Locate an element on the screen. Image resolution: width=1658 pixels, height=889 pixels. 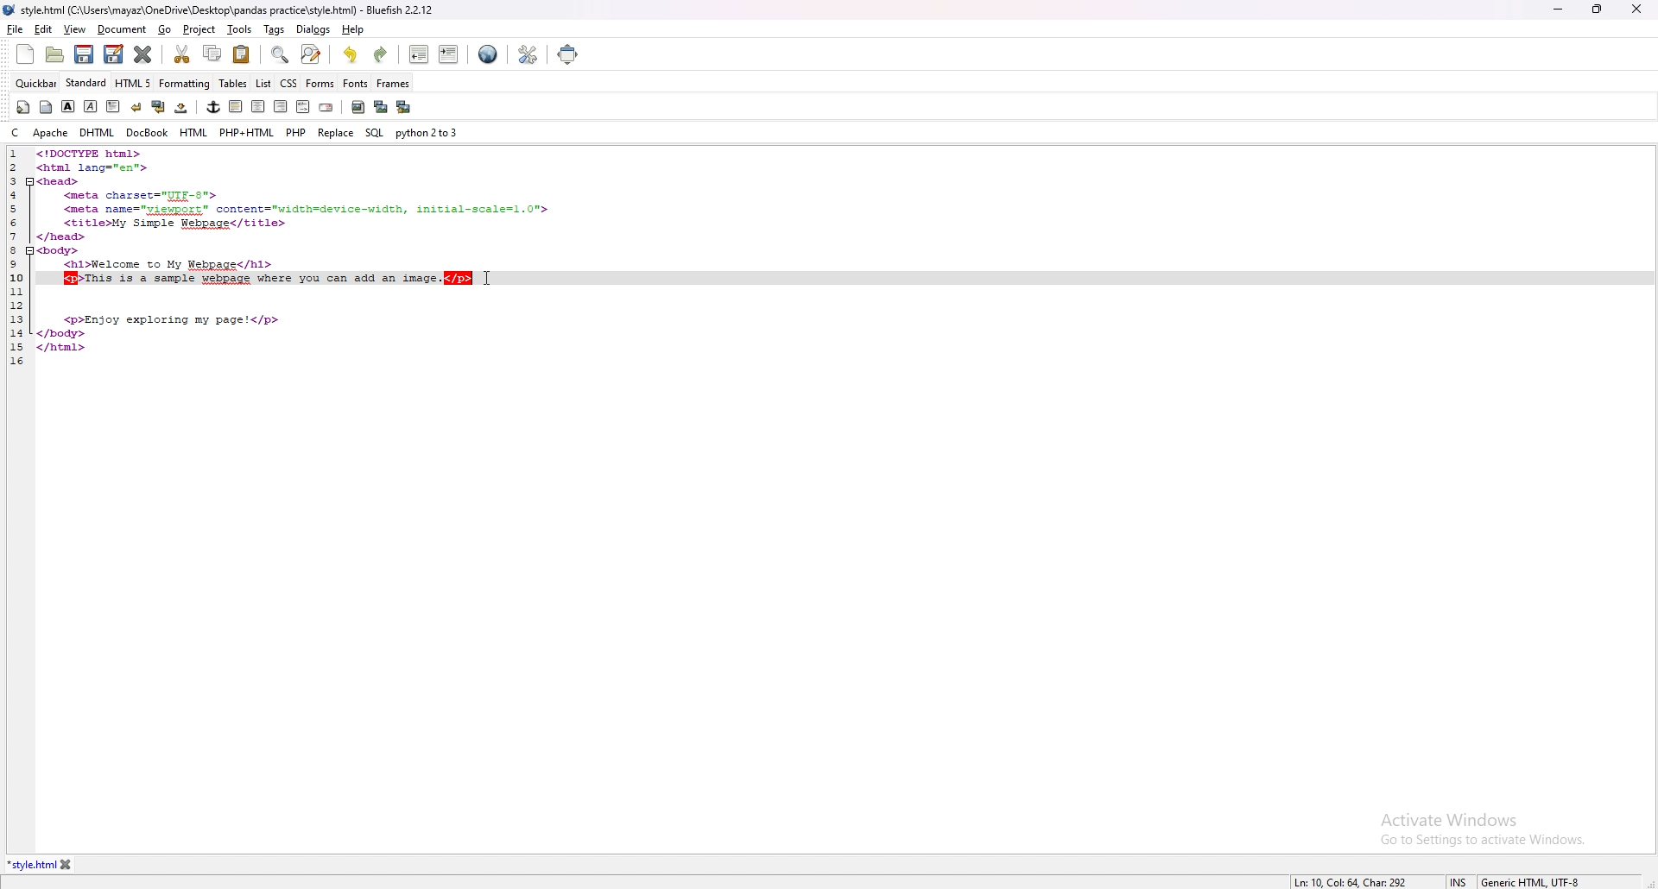
email is located at coordinates (328, 108).